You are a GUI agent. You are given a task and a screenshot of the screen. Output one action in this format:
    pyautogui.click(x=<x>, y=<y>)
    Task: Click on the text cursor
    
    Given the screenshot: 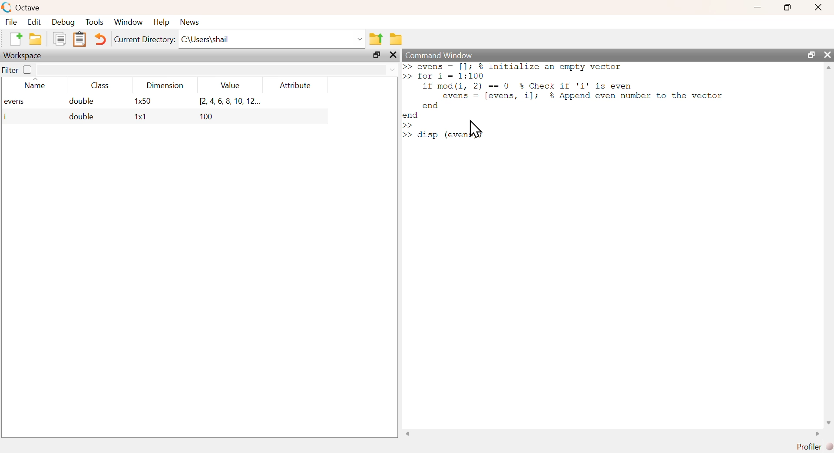 What is the action you would take?
    pyautogui.click(x=419, y=125)
    